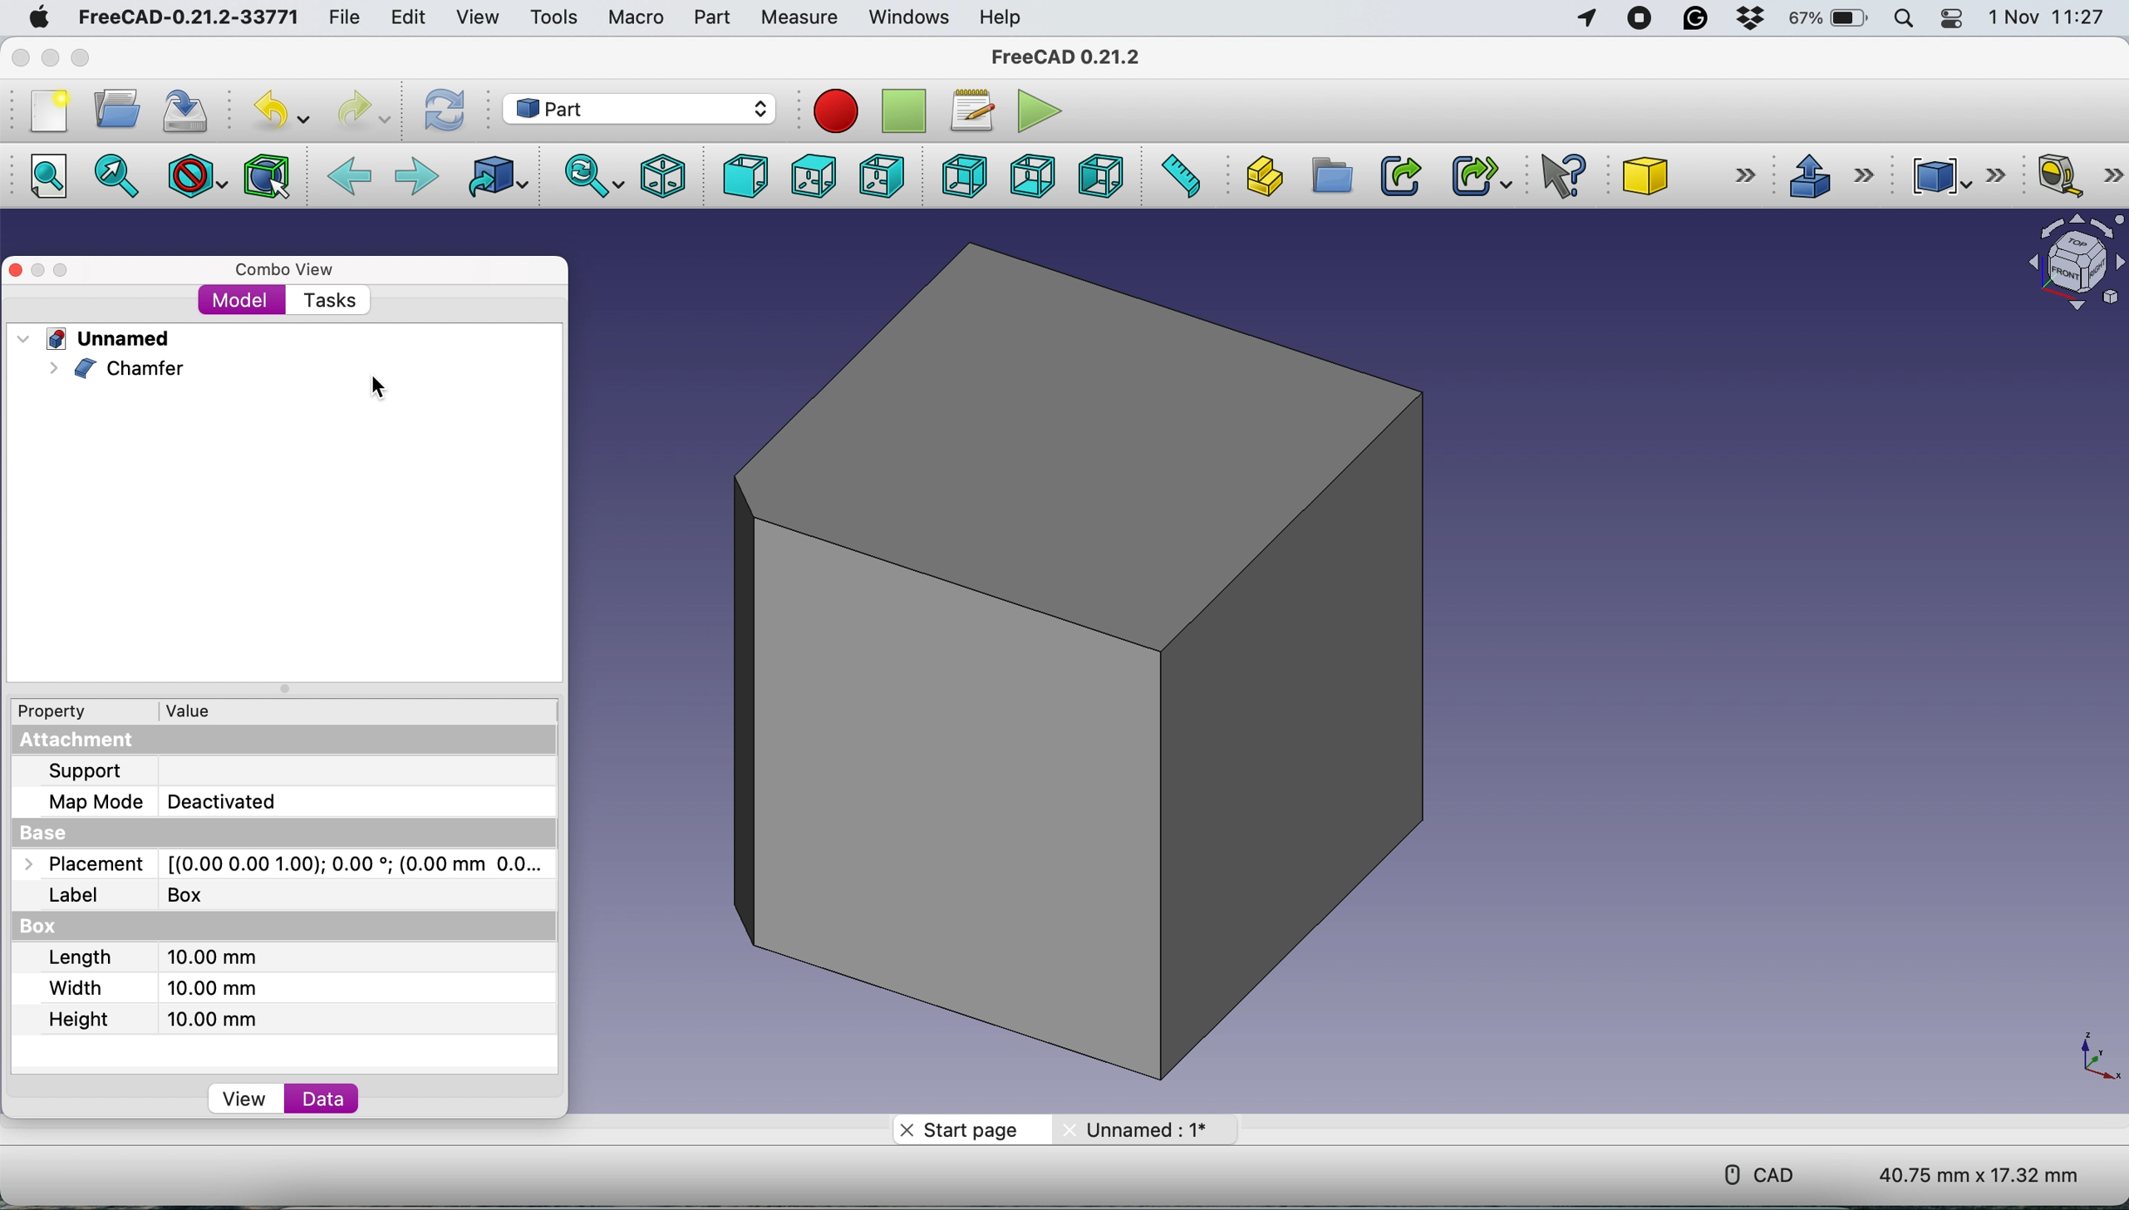 The height and width of the screenshot is (1210, 2129). What do you see at coordinates (1830, 21) in the screenshot?
I see `battery` at bounding box center [1830, 21].